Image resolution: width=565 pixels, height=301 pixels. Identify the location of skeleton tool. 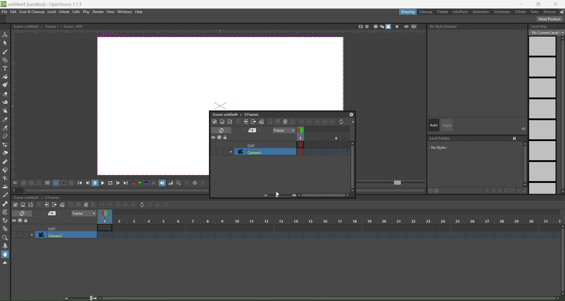
(5, 204).